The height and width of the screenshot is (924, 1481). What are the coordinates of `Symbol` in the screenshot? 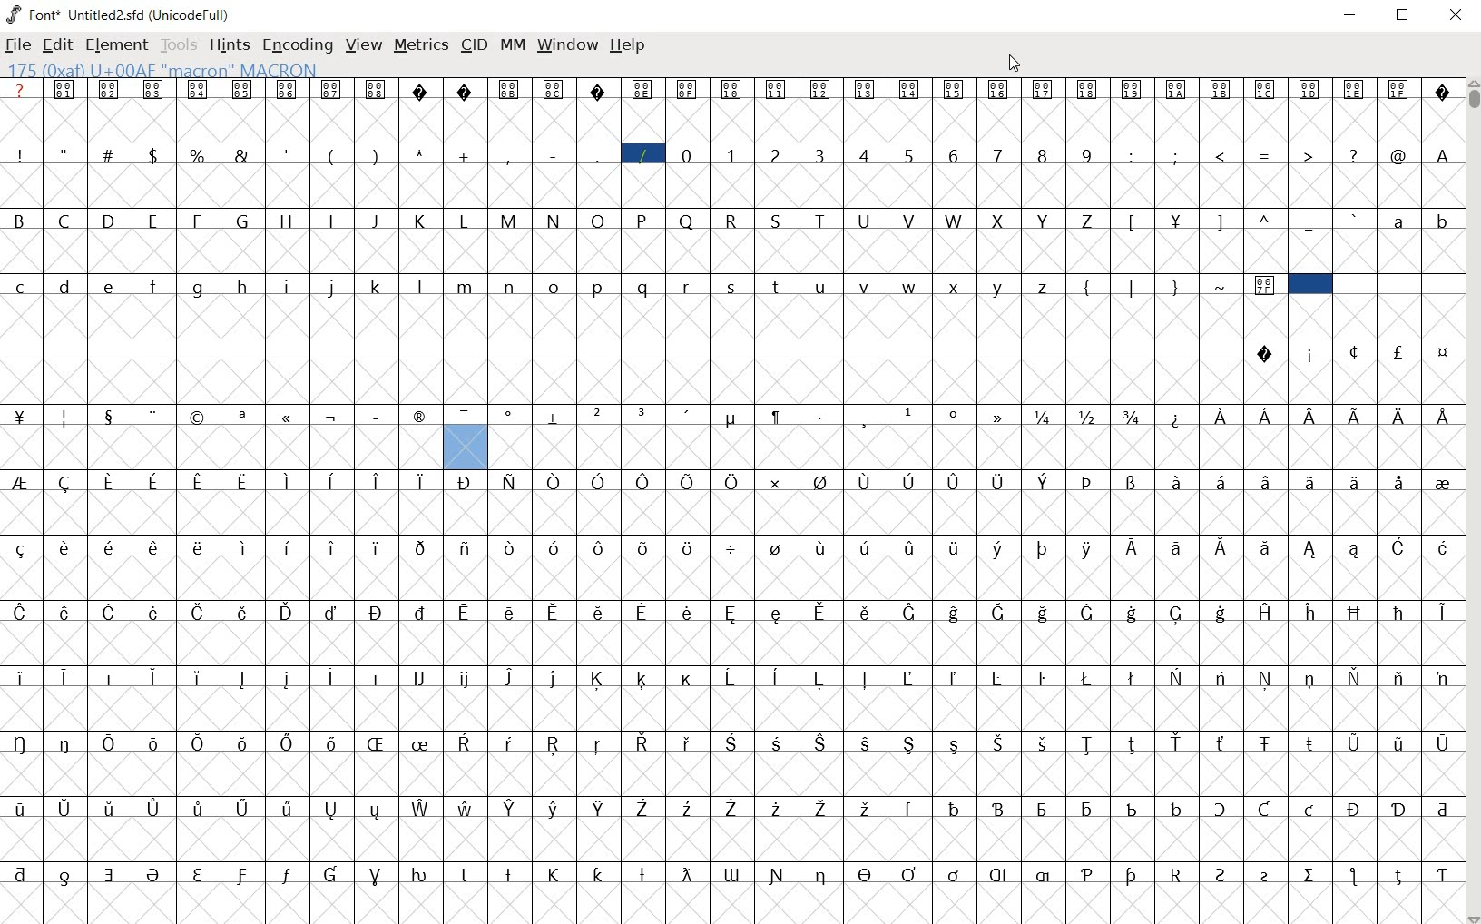 It's located at (63, 808).